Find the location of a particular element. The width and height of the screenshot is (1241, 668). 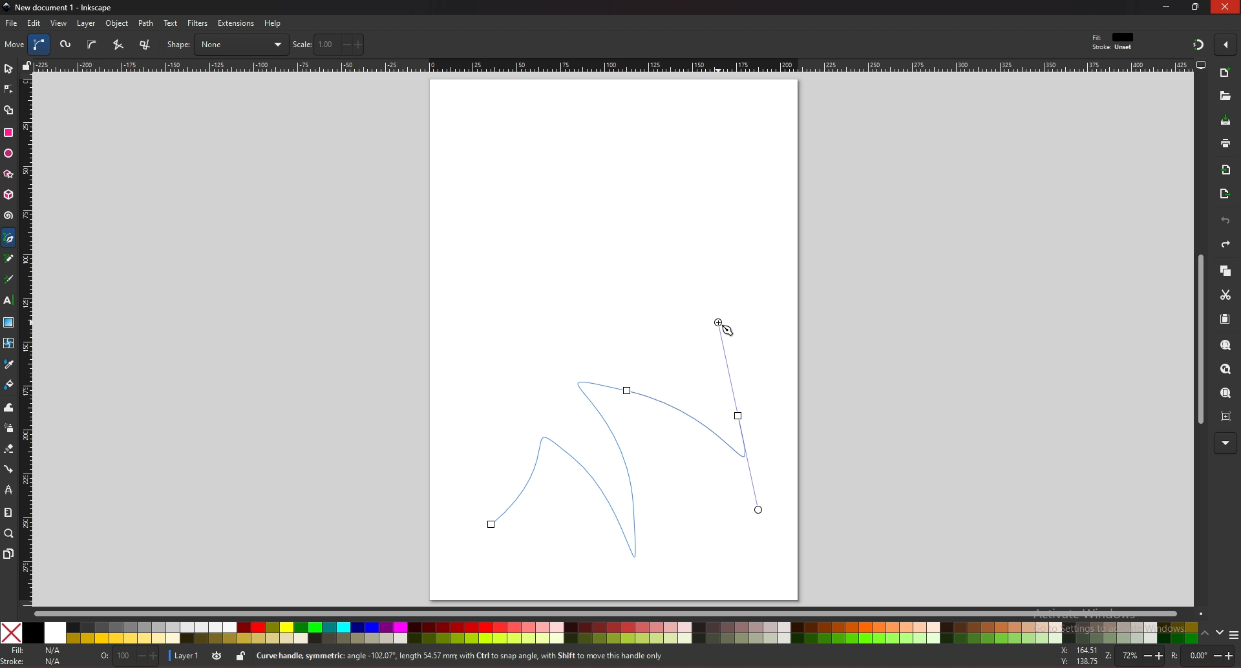

fit is located at coordinates (1114, 37).